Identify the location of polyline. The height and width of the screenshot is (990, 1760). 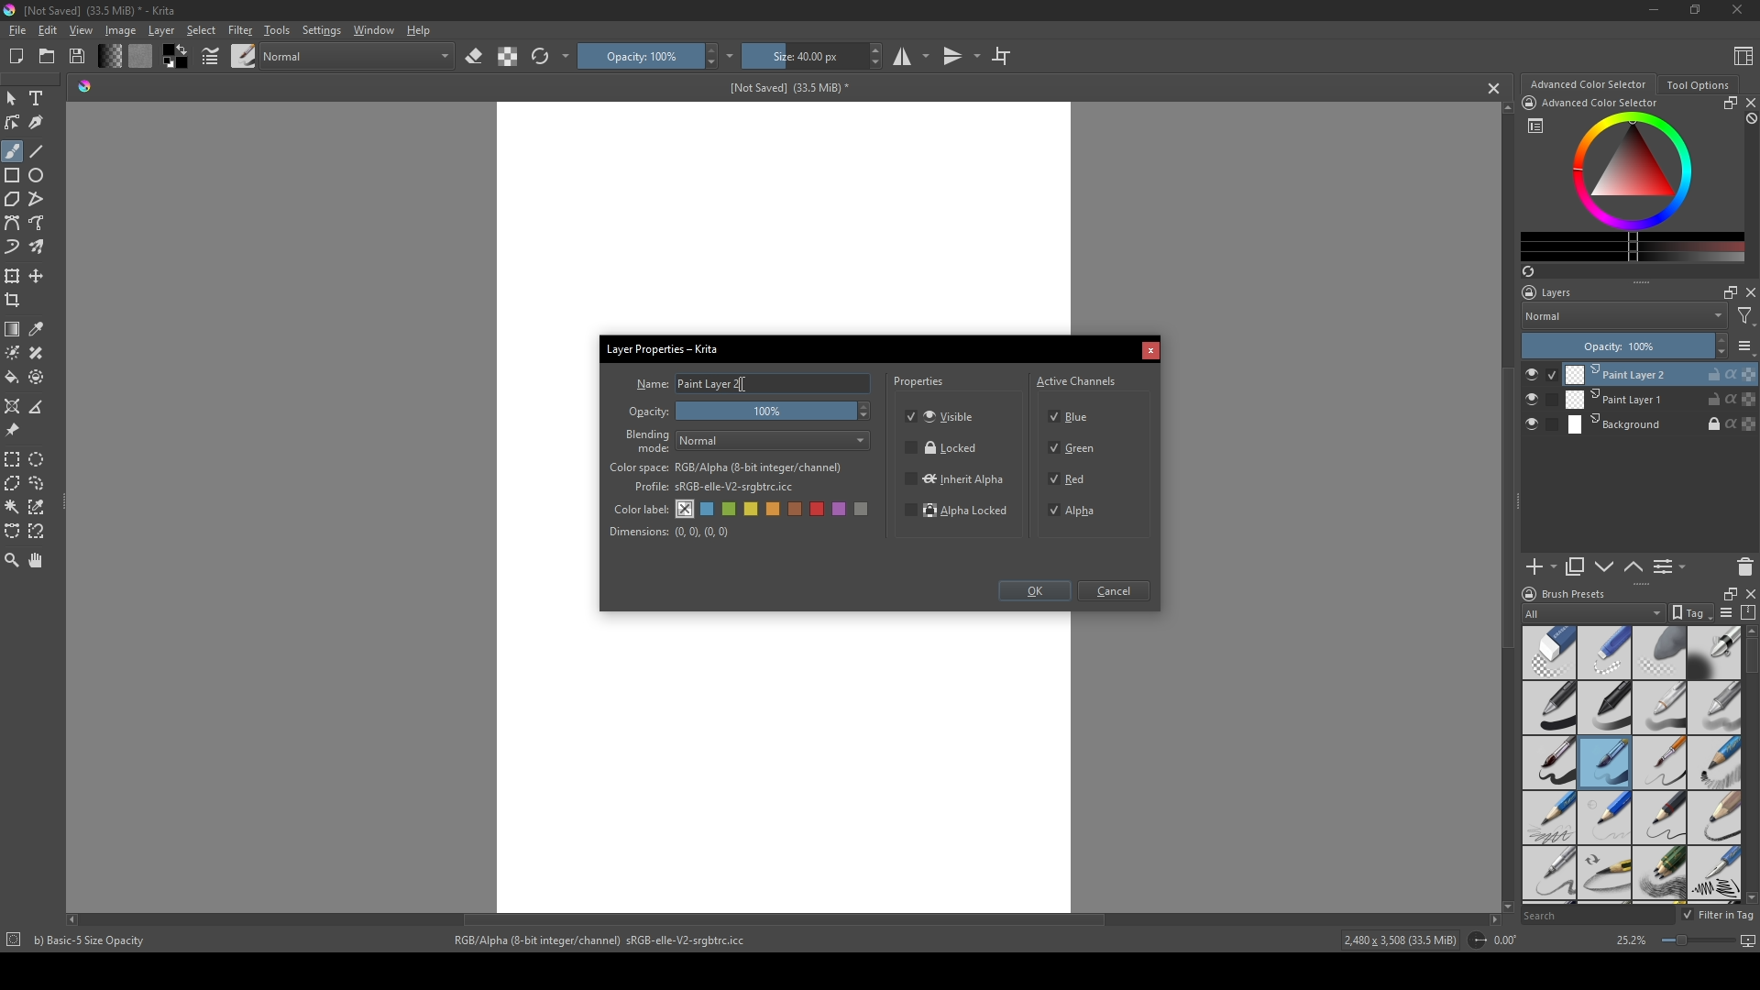
(38, 199).